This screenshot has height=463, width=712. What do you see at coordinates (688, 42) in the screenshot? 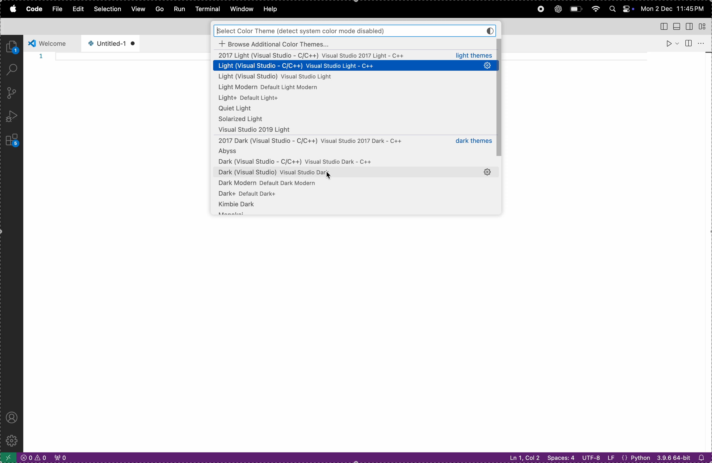
I see `split editor` at bounding box center [688, 42].